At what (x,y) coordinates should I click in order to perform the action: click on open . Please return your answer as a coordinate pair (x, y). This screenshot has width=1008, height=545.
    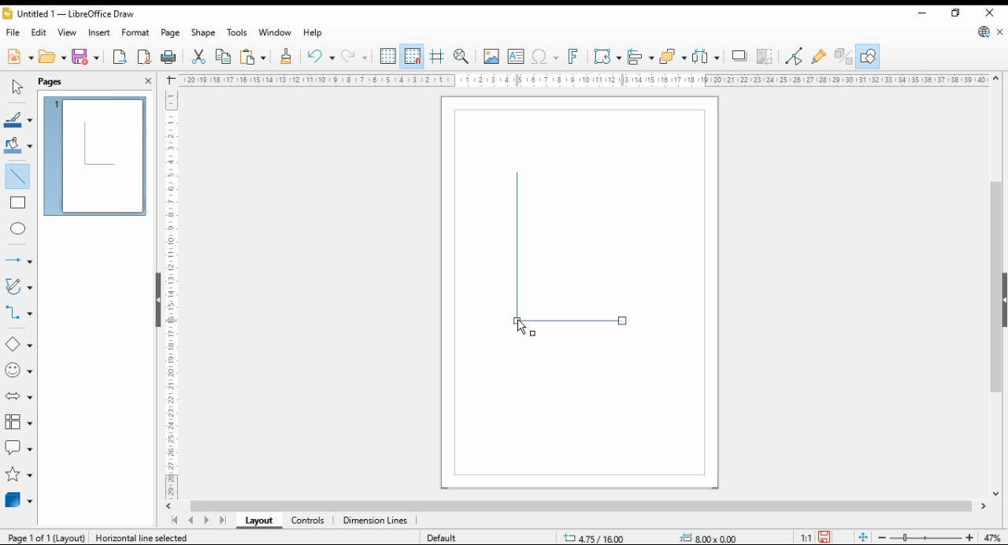
    Looking at the image, I should click on (53, 57).